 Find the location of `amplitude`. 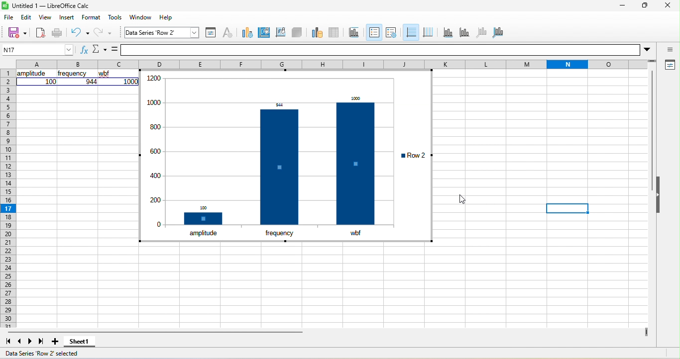

amplitude is located at coordinates (204, 232).